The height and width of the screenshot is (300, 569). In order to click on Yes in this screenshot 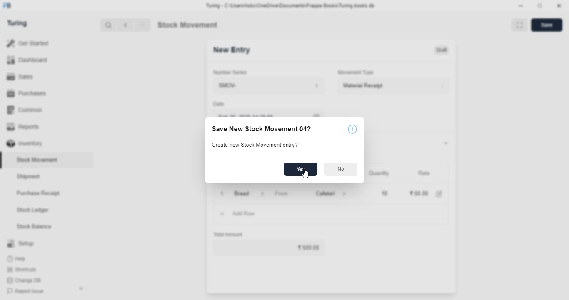, I will do `click(301, 169)`.